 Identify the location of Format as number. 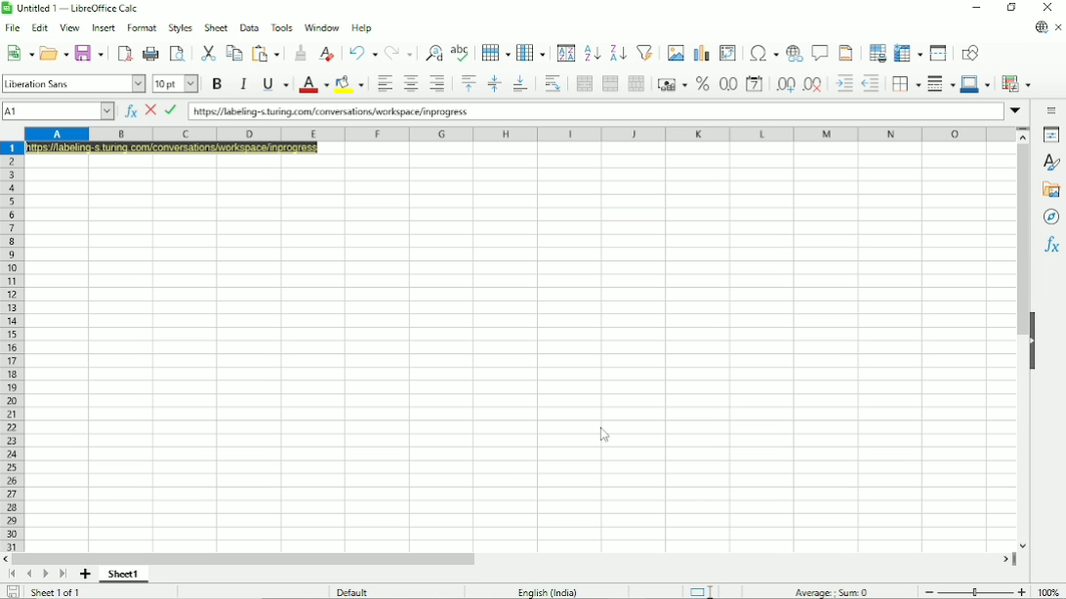
(702, 84).